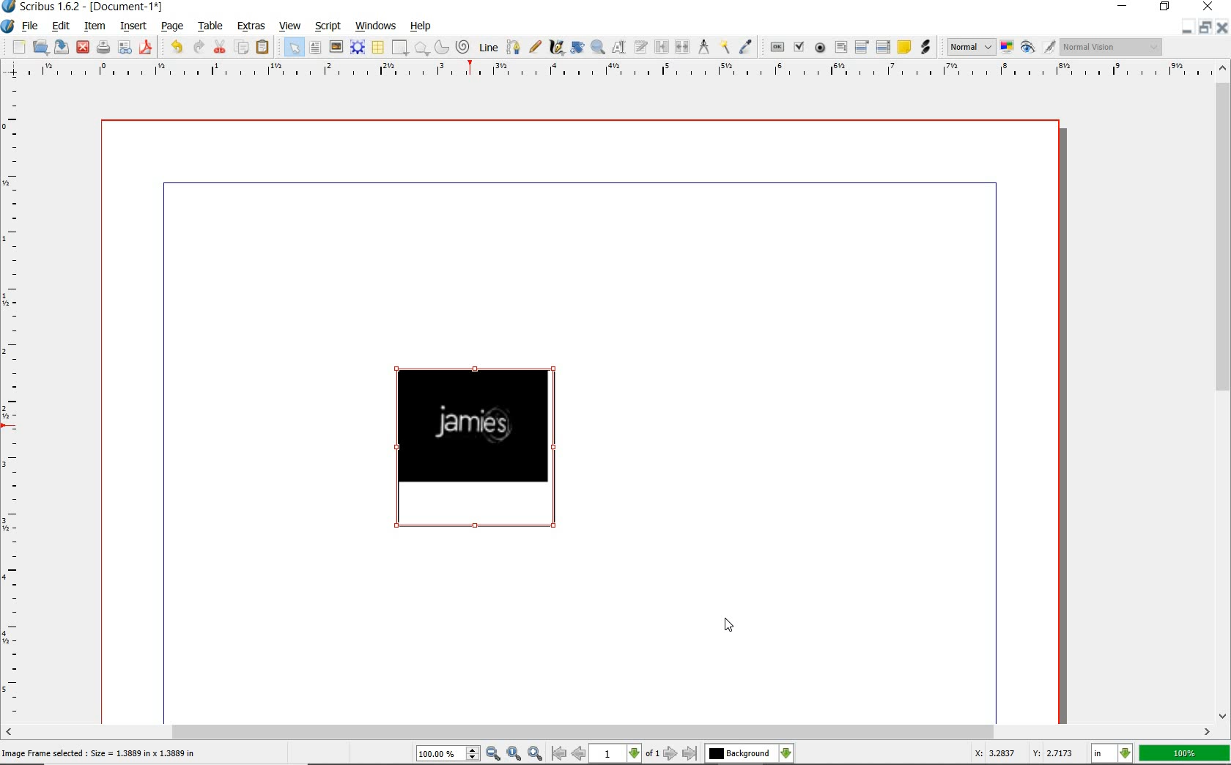 This screenshot has width=1231, height=765. I want to click on preflight verifier, so click(126, 48).